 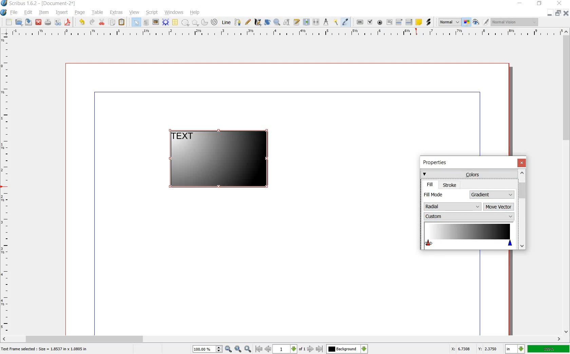 I want to click on in, so click(x=515, y=349).